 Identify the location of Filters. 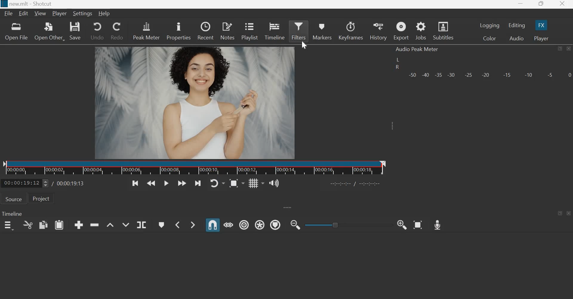
(298, 30).